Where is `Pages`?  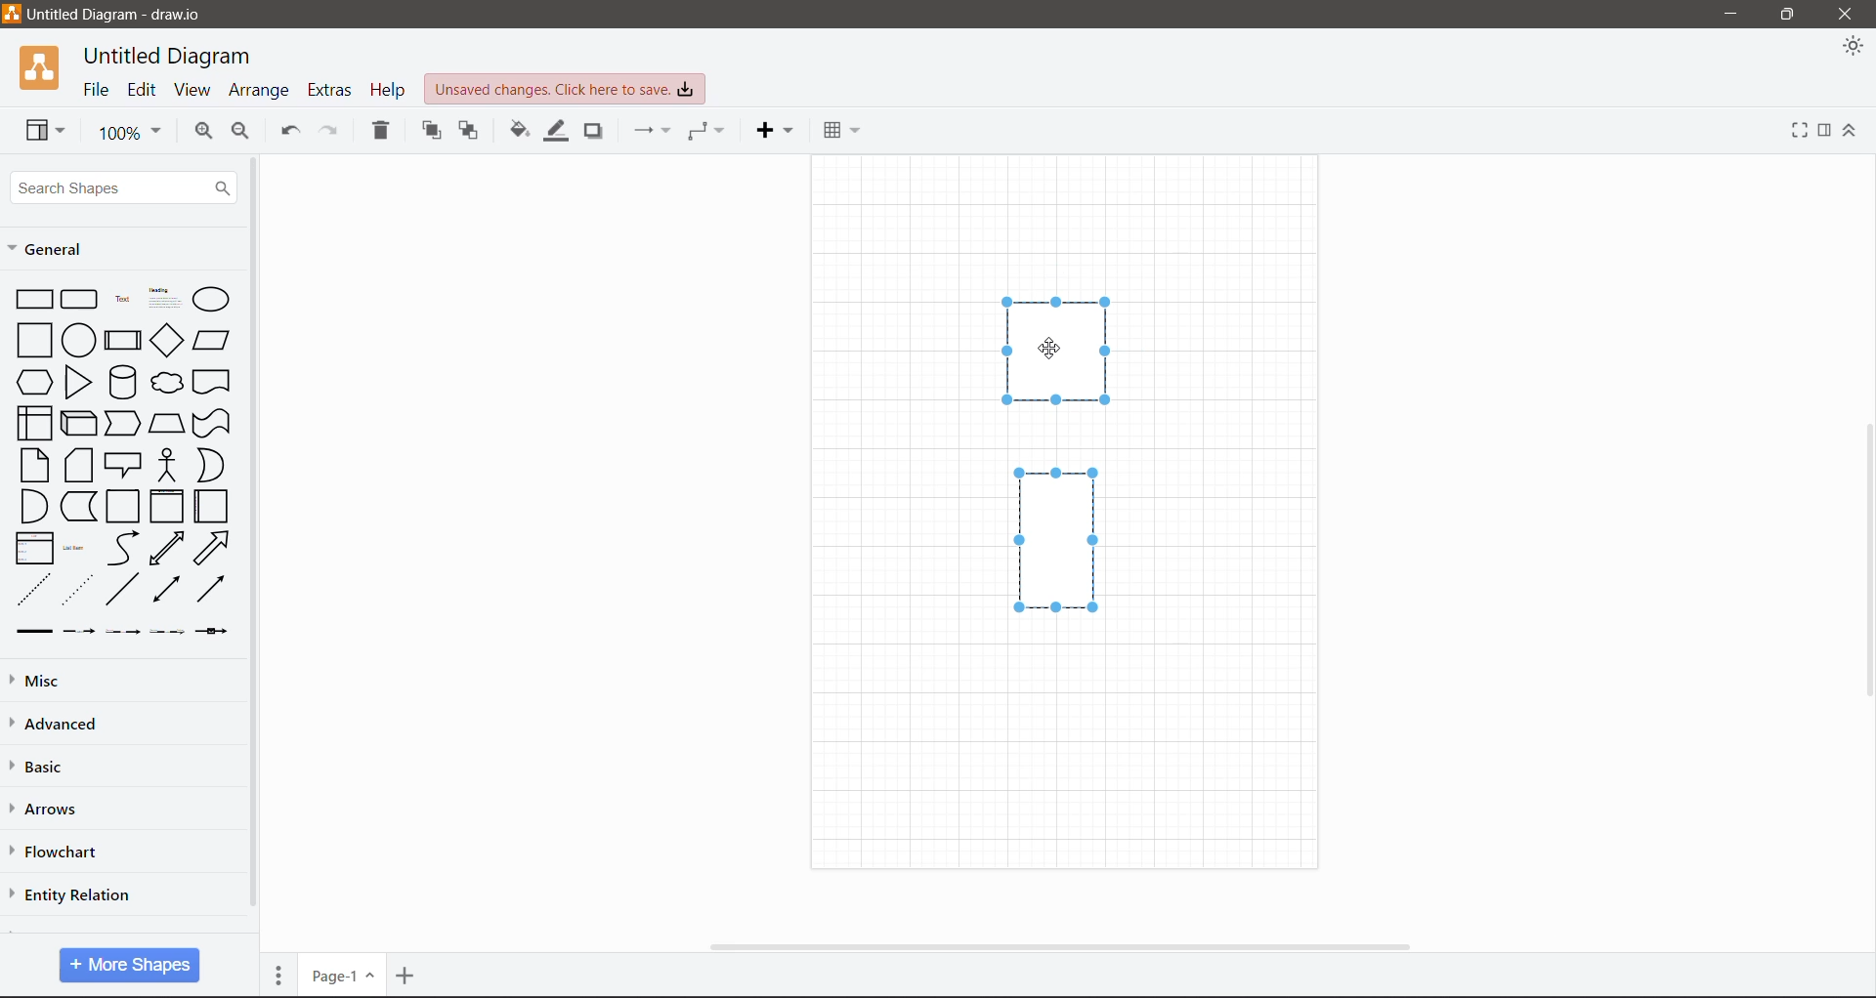
Pages is located at coordinates (279, 973).